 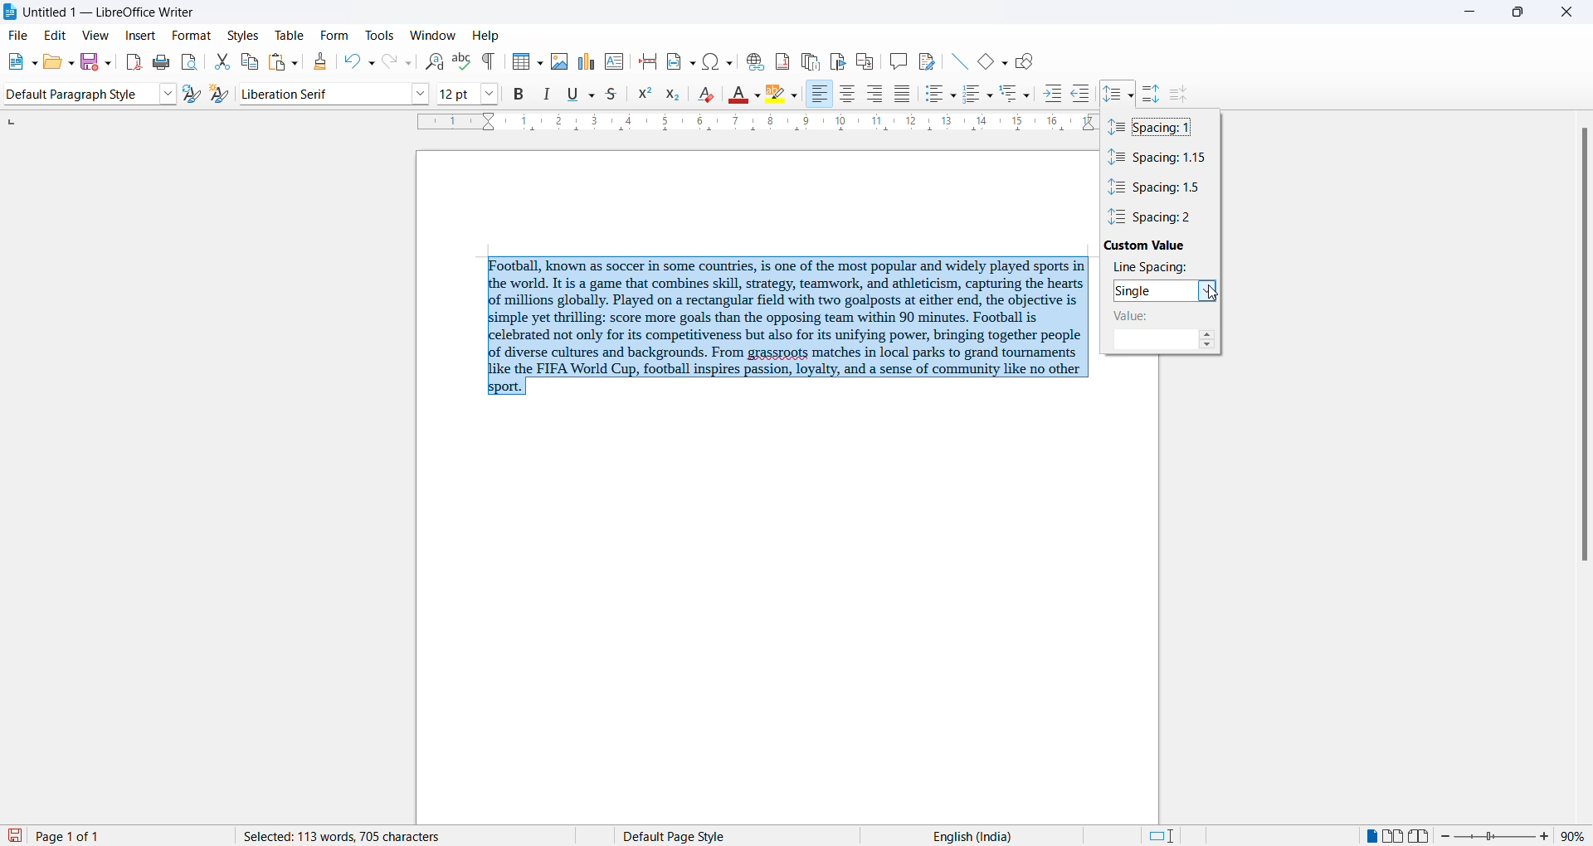 I want to click on underline options, so click(x=591, y=95).